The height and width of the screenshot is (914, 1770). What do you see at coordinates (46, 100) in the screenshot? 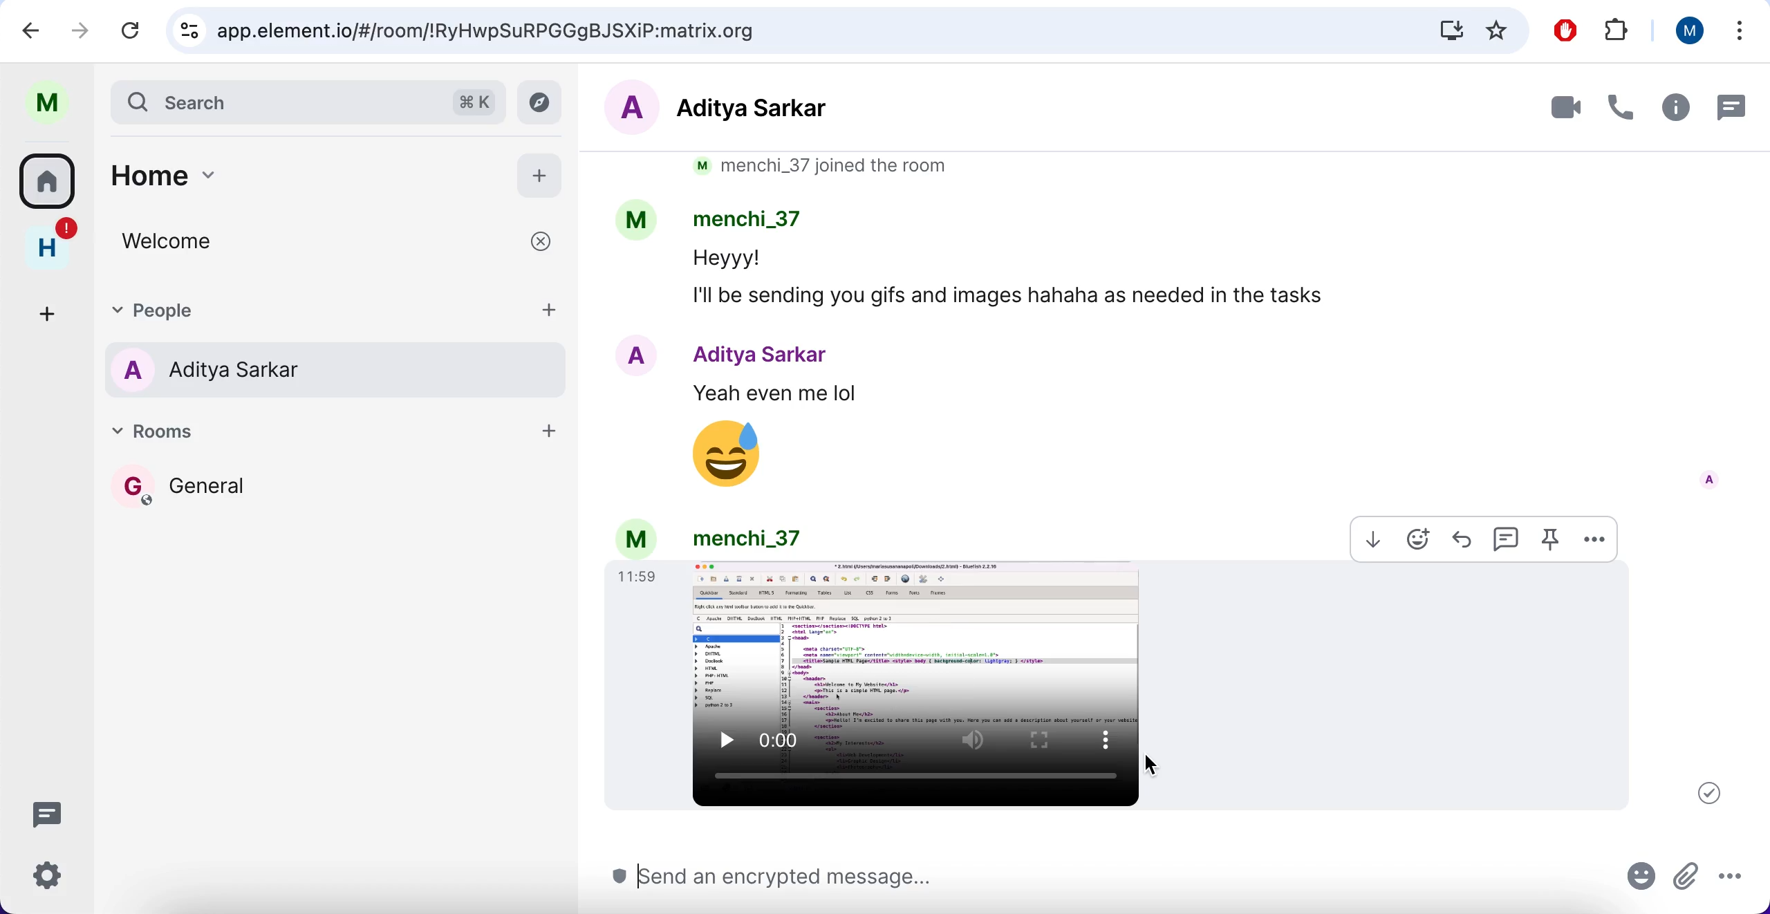
I see `user` at bounding box center [46, 100].